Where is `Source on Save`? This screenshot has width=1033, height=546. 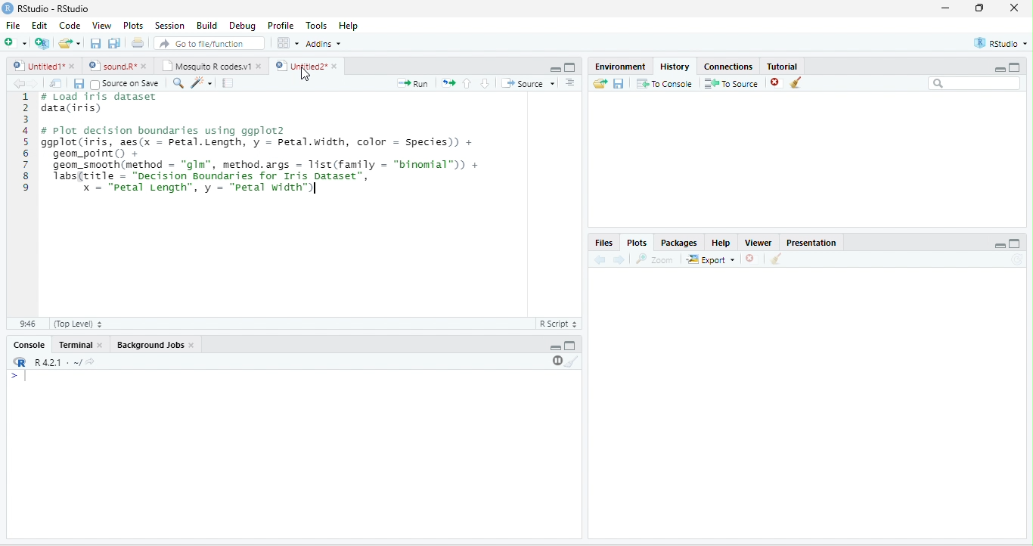
Source on Save is located at coordinates (124, 84).